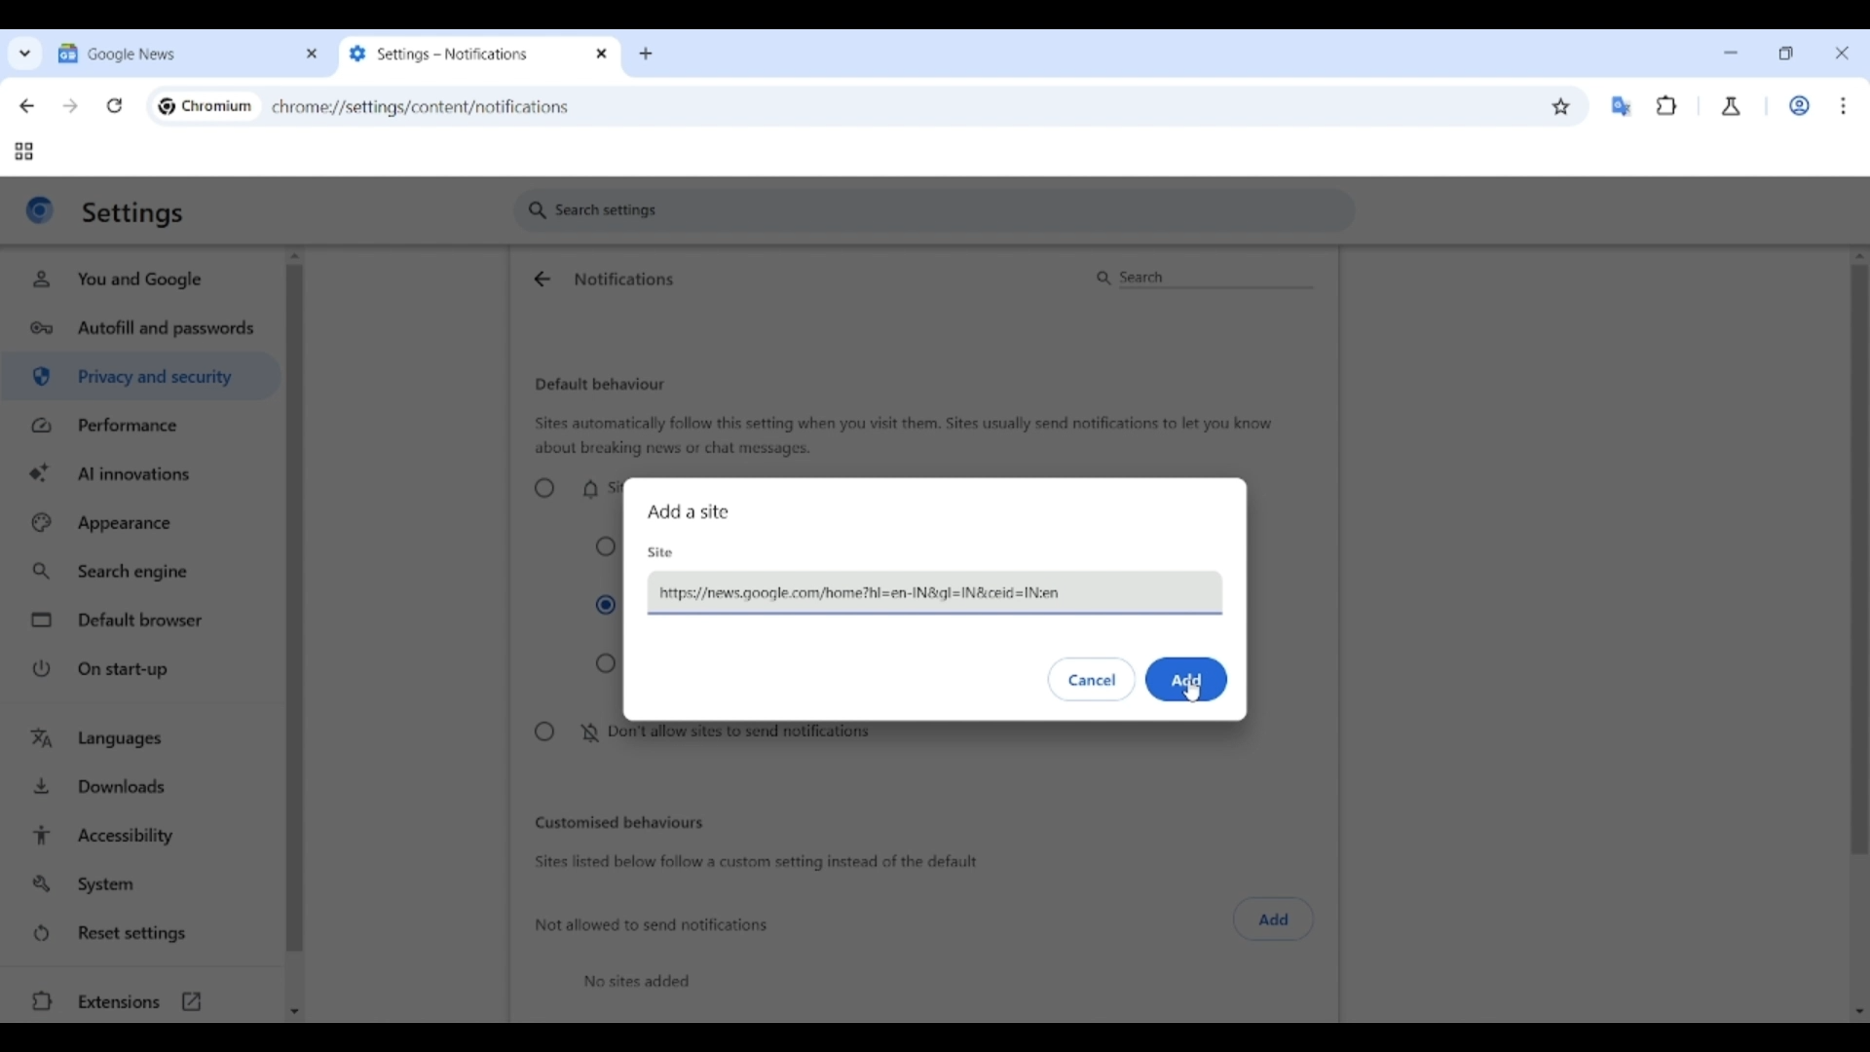 This screenshot has width=1870, height=1052. I want to click on Settings, so click(134, 213).